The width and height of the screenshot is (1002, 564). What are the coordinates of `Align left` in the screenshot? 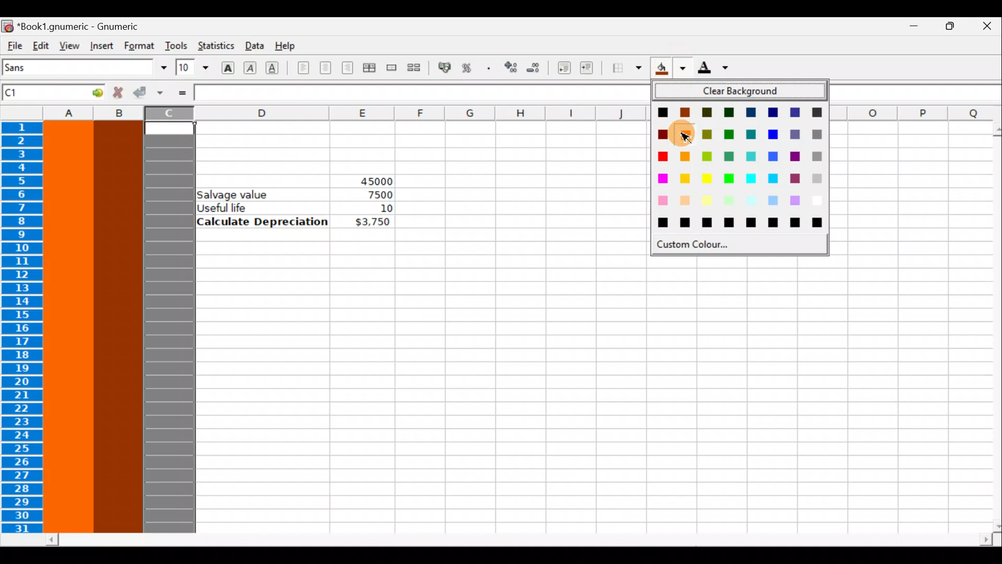 It's located at (303, 68).